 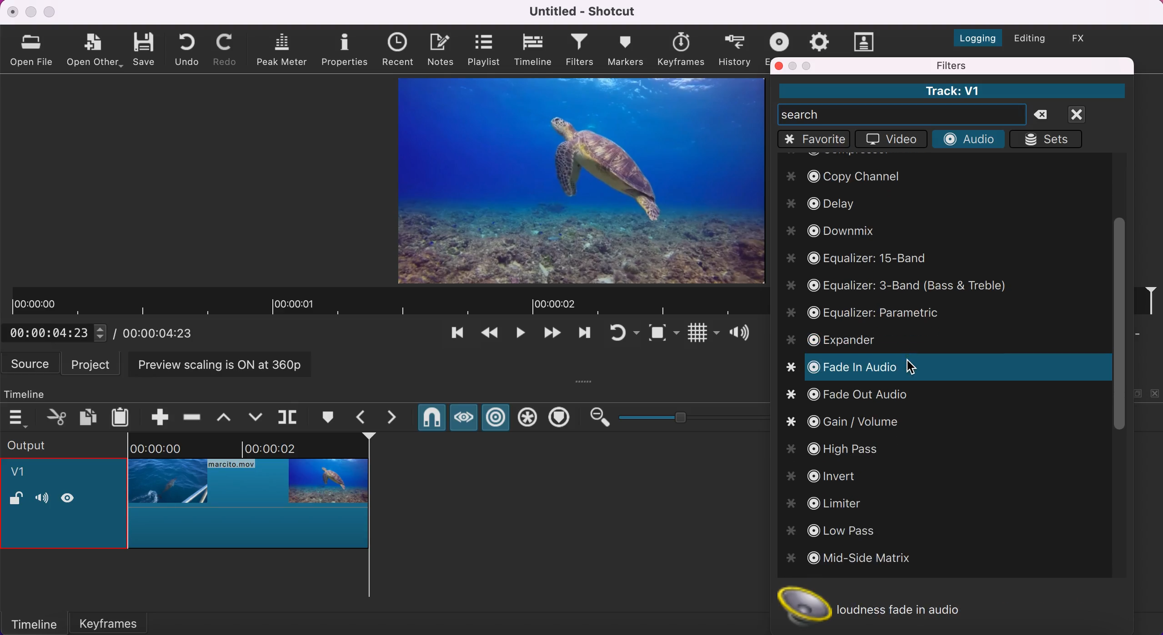 What do you see at coordinates (454, 335) in the screenshot?
I see `skip to the previous point` at bounding box center [454, 335].